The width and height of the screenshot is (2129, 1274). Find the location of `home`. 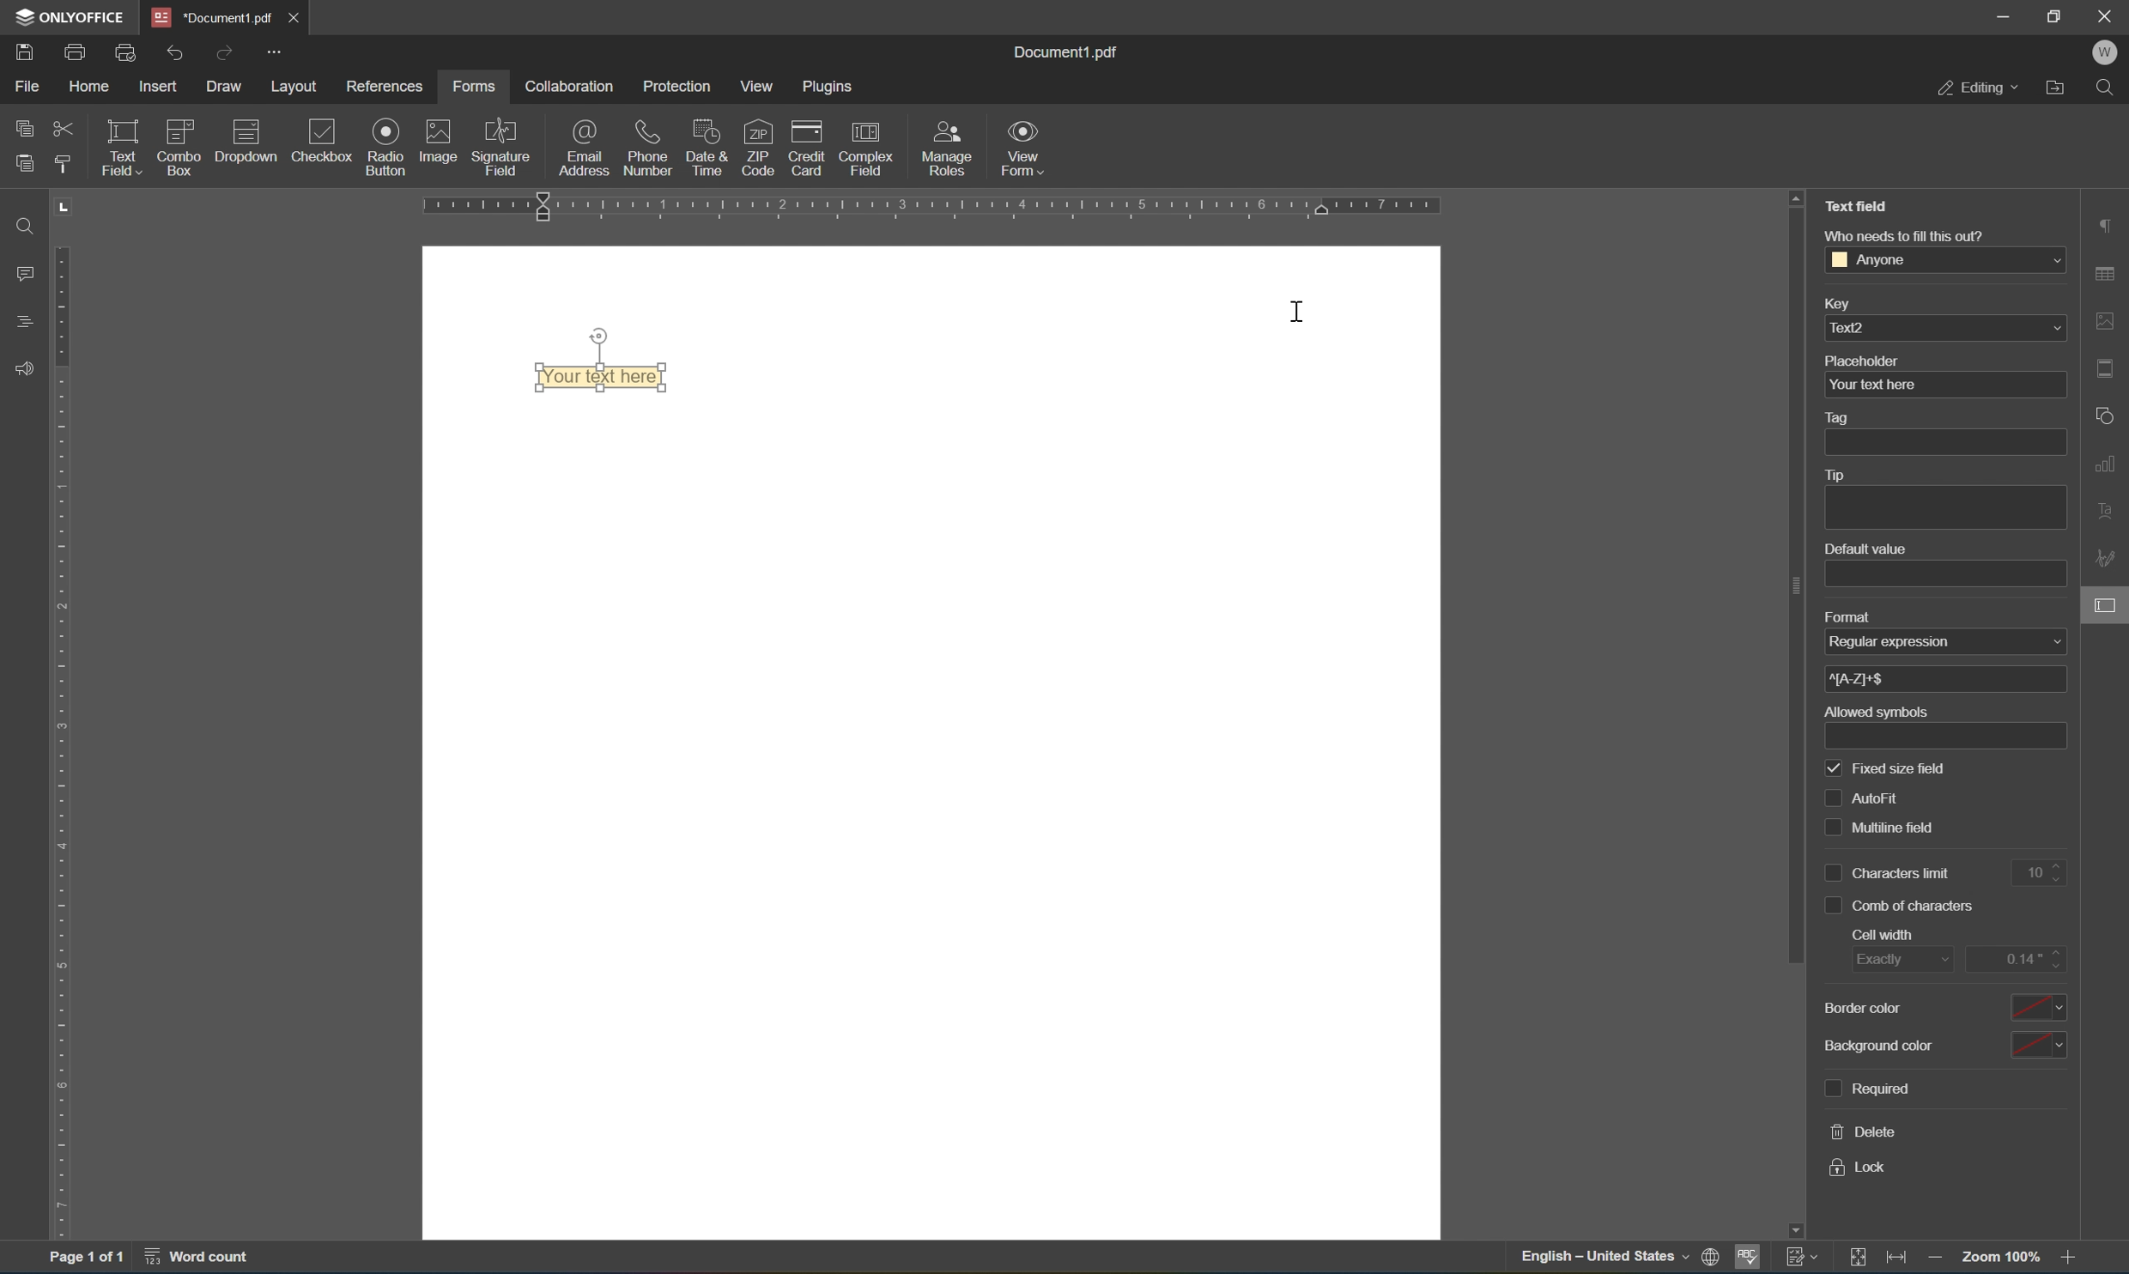

home is located at coordinates (91, 84).